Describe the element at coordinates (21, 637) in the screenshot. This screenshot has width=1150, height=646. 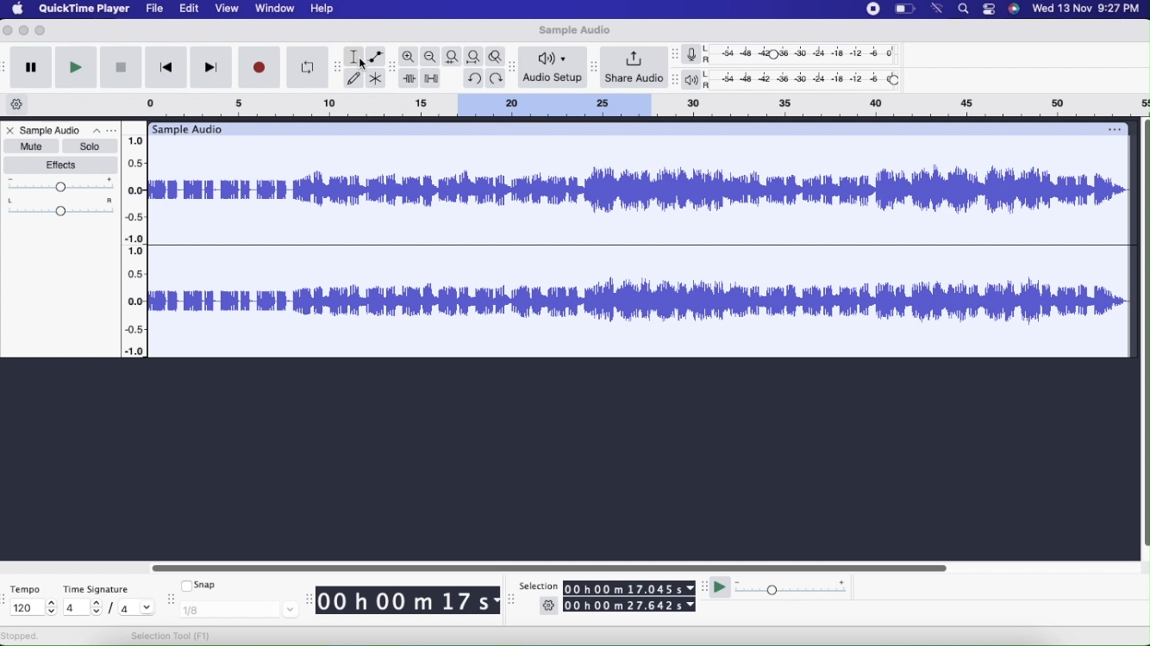
I see `Stopped` at that location.